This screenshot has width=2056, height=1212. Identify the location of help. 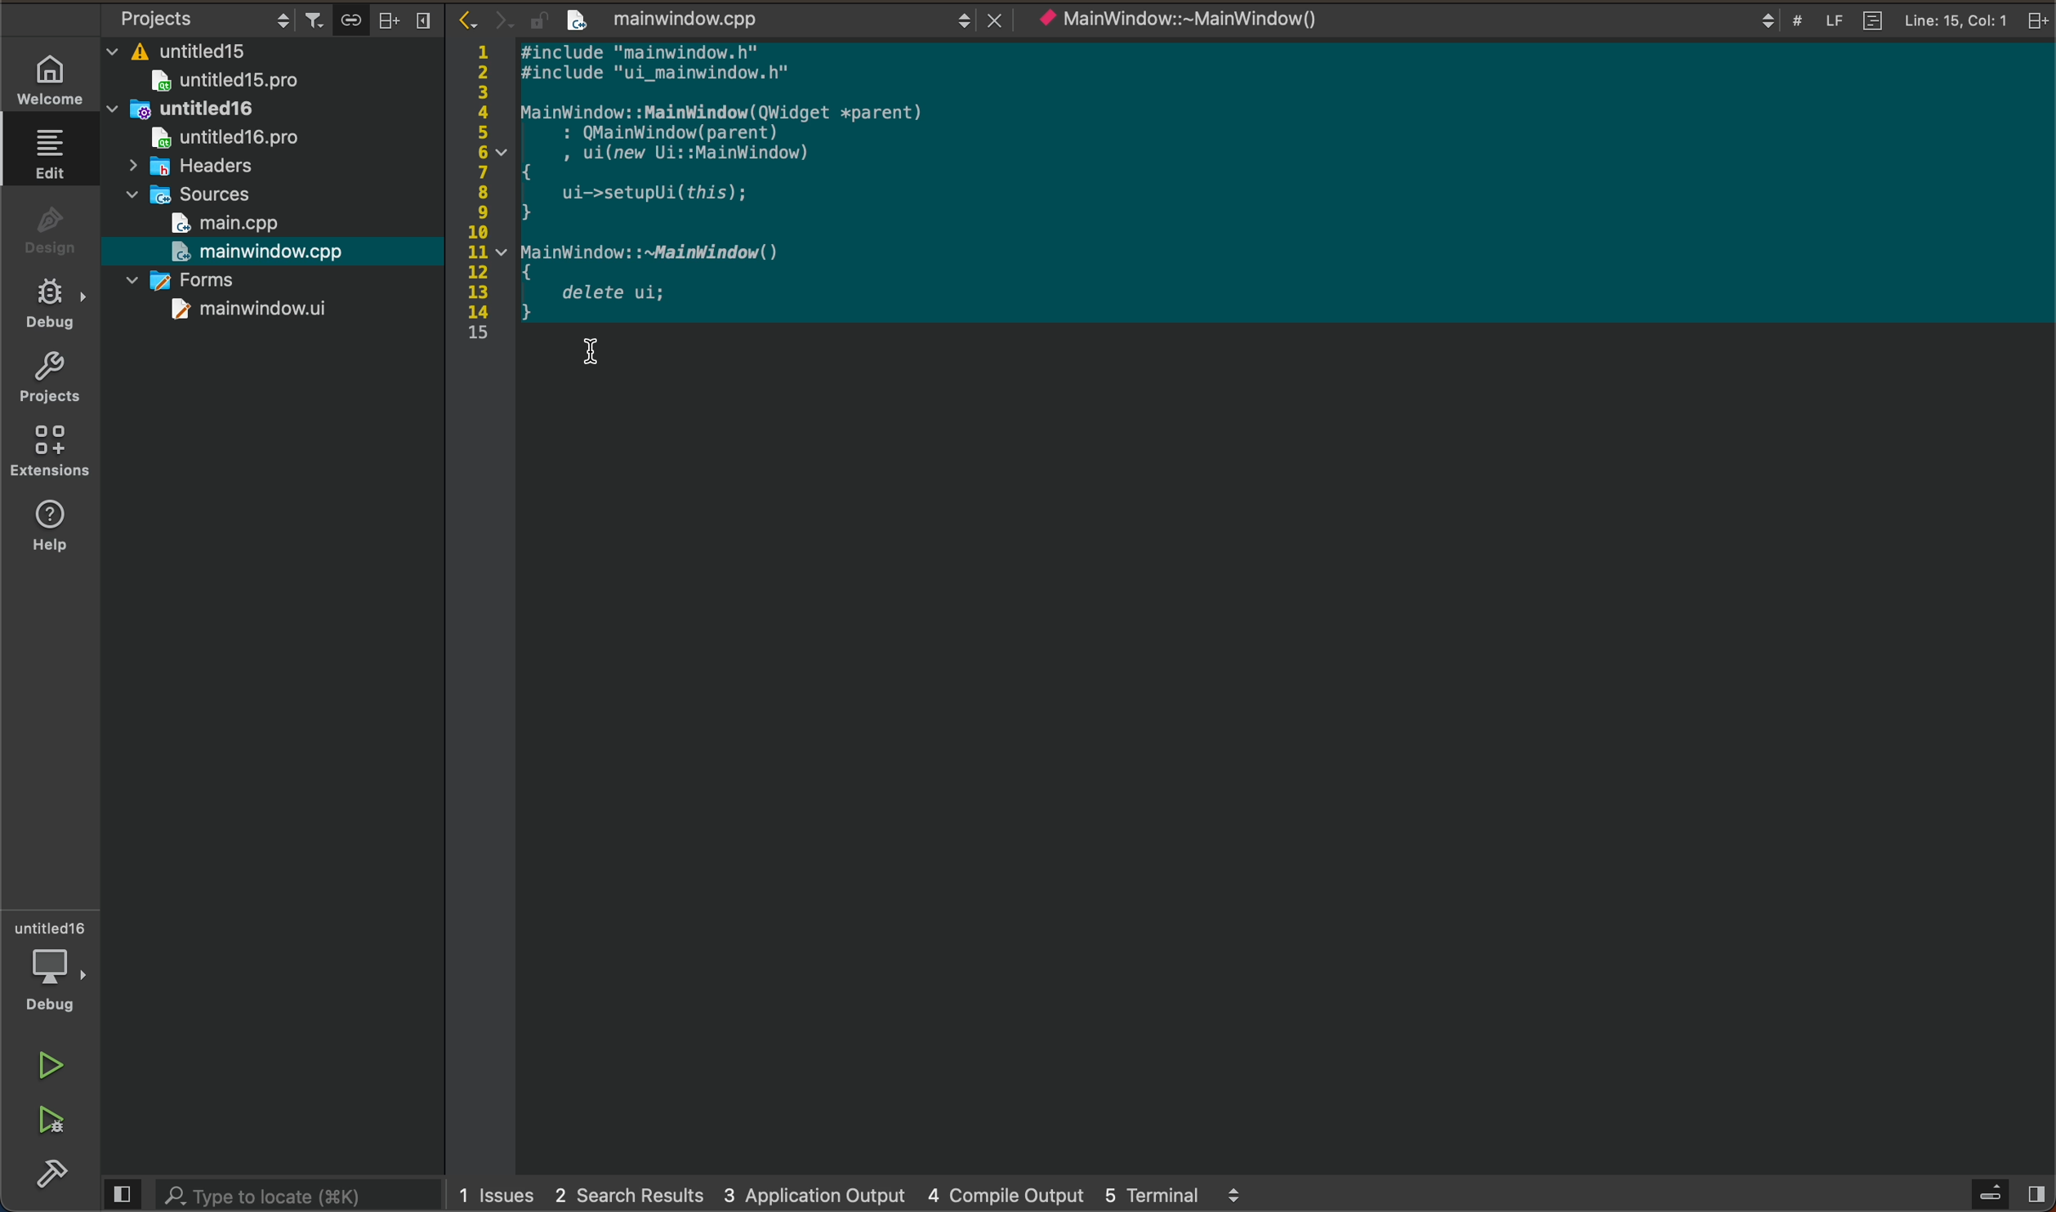
(53, 525).